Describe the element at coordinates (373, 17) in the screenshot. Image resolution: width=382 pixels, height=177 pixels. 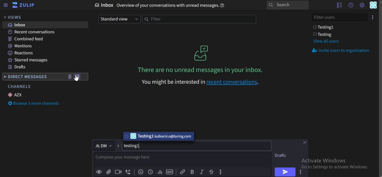
I see `icon` at that location.